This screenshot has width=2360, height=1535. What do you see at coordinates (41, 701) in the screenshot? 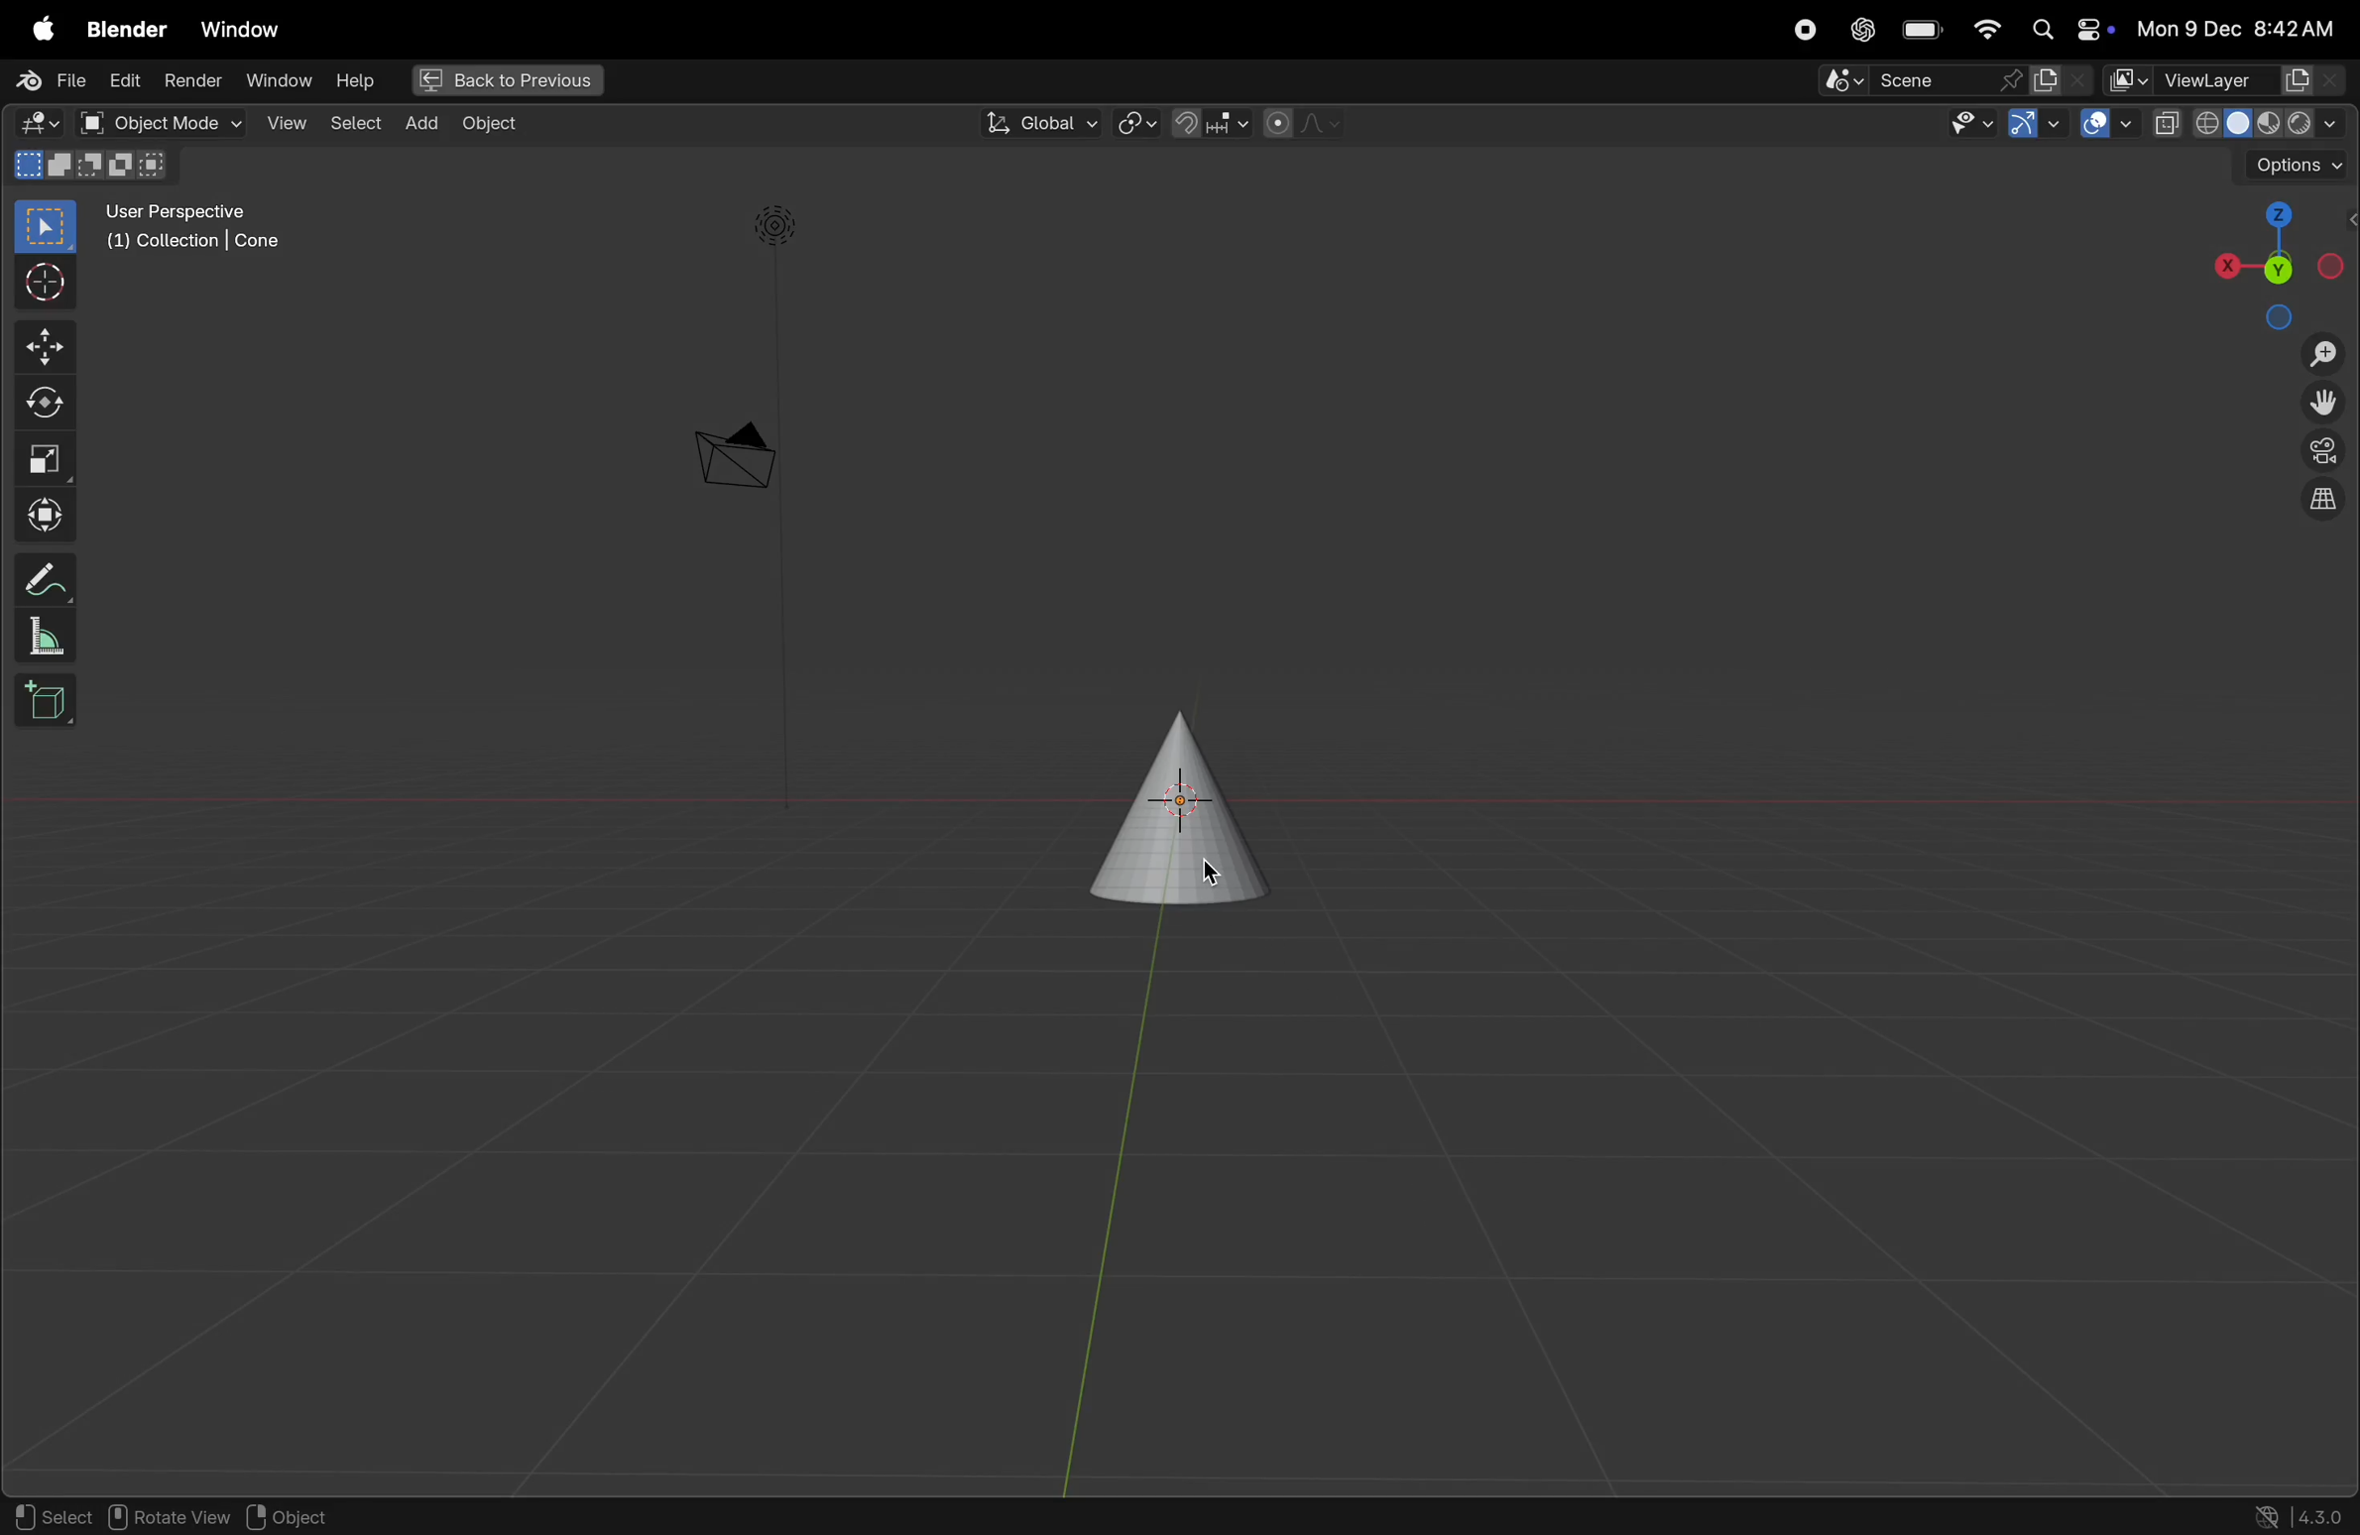
I see `add cube` at bounding box center [41, 701].